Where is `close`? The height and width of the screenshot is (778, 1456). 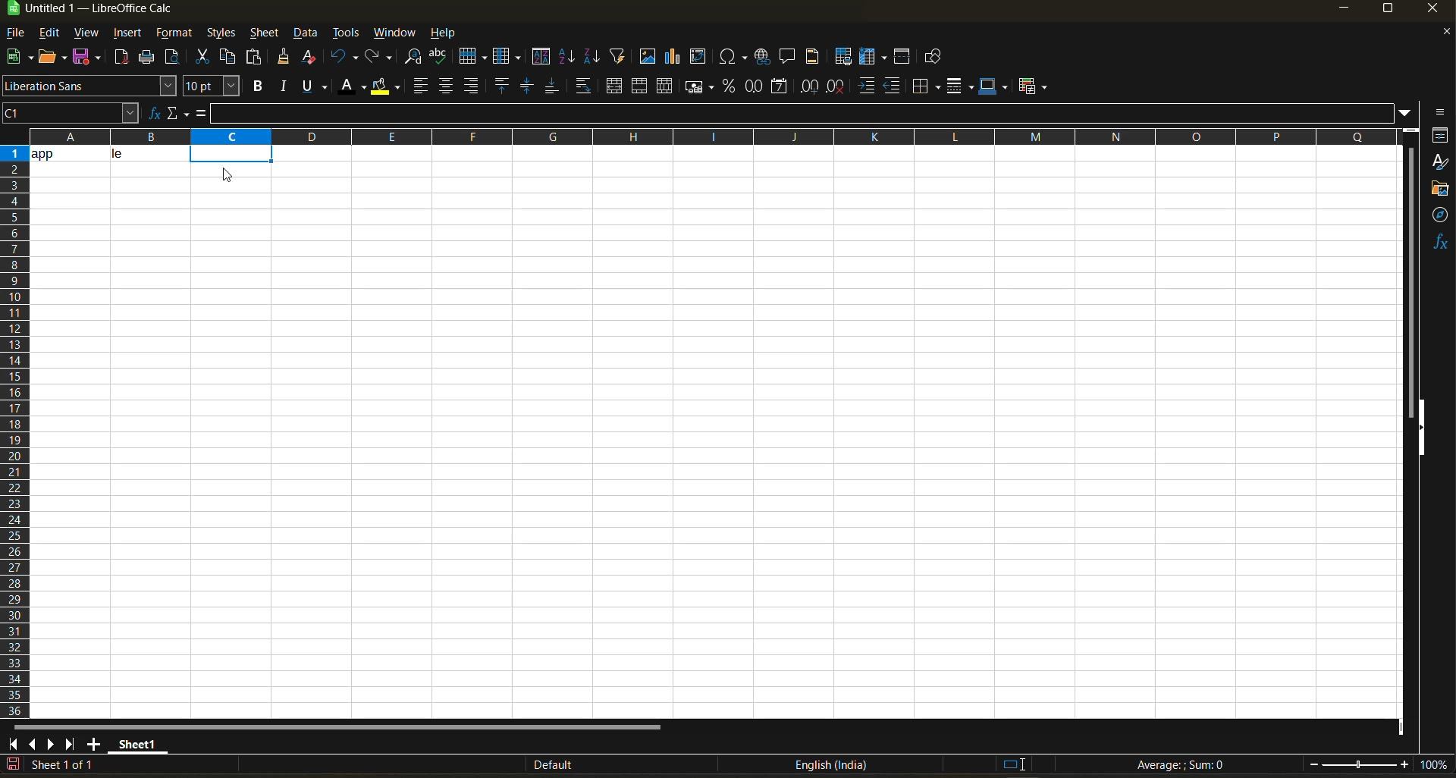
close is located at coordinates (1437, 11).